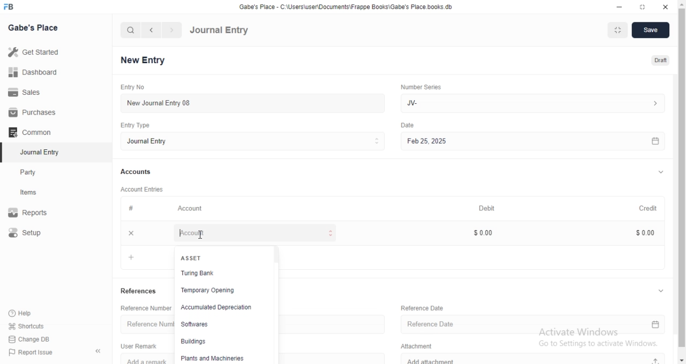  I want to click on Feb 25, 2025, so click(538, 141).